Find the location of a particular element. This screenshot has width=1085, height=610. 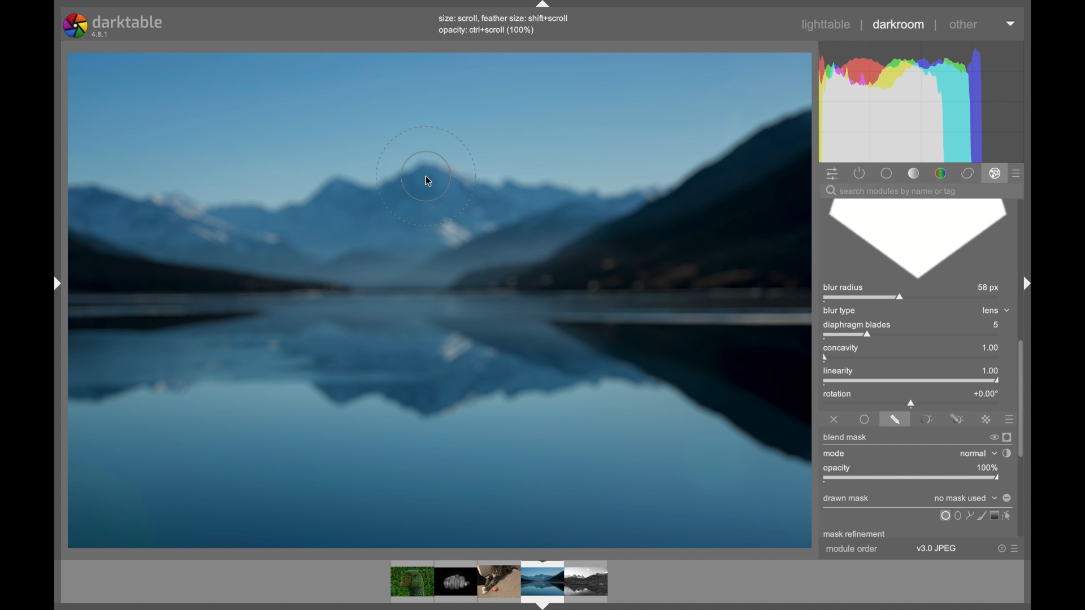

uniformly is located at coordinates (945, 516).